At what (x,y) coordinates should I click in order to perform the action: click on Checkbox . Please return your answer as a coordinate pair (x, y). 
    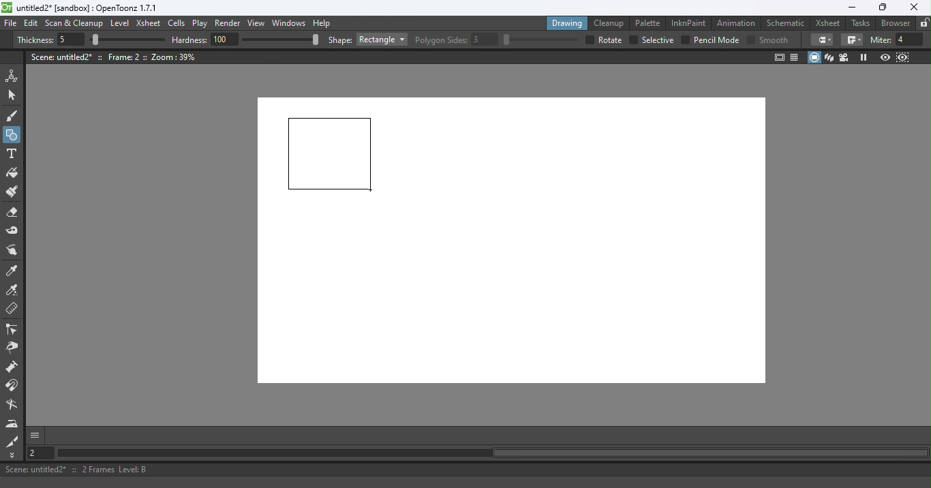
    Looking at the image, I should click on (750, 39).